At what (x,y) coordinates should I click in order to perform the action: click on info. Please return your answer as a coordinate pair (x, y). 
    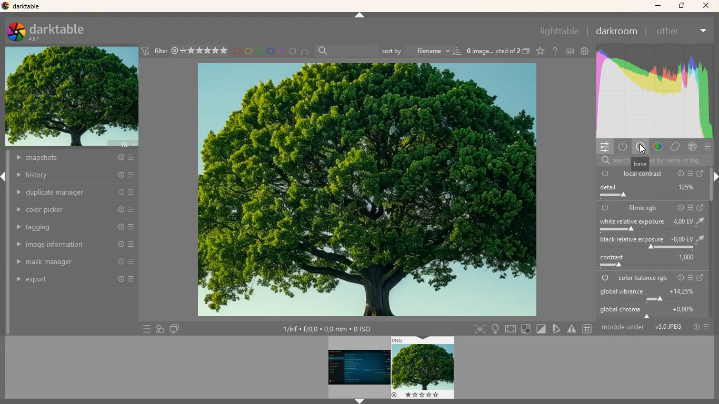
    Looking at the image, I should click on (694, 328).